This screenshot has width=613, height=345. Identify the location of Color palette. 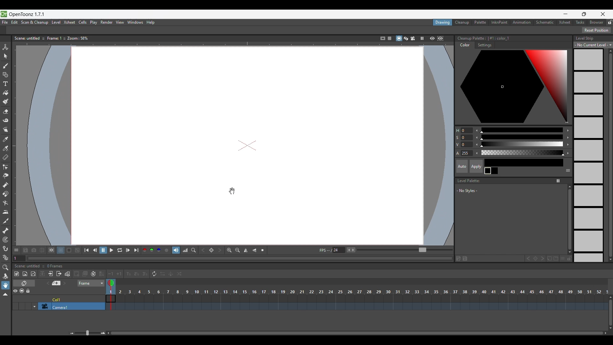
(512, 87).